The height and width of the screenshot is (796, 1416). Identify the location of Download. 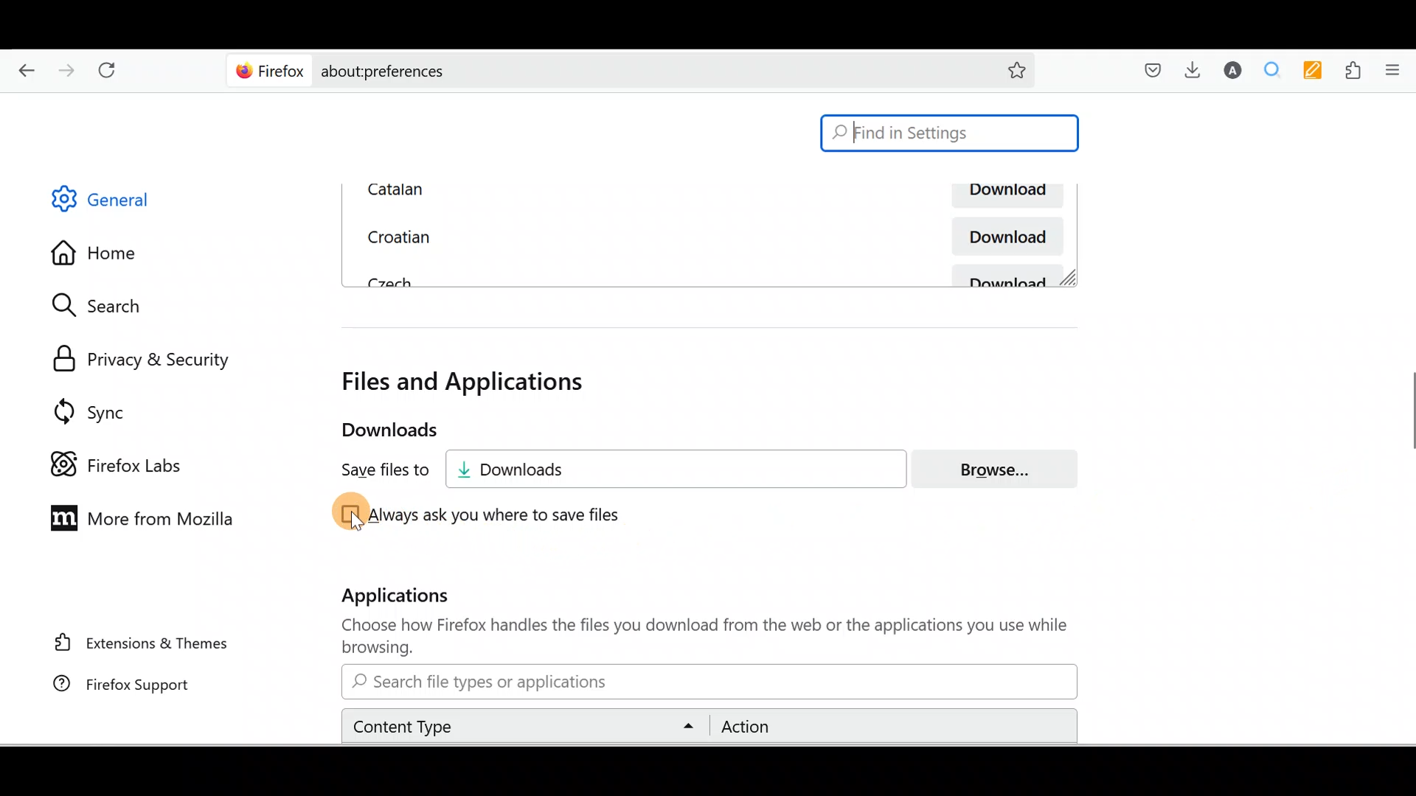
(1003, 236).